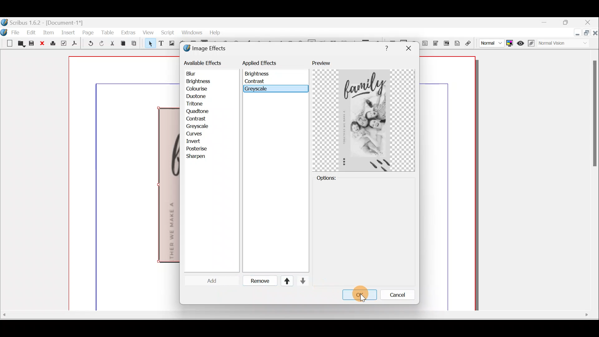 The image size is (599, 337). I want to click on invert, so click(197, 141).